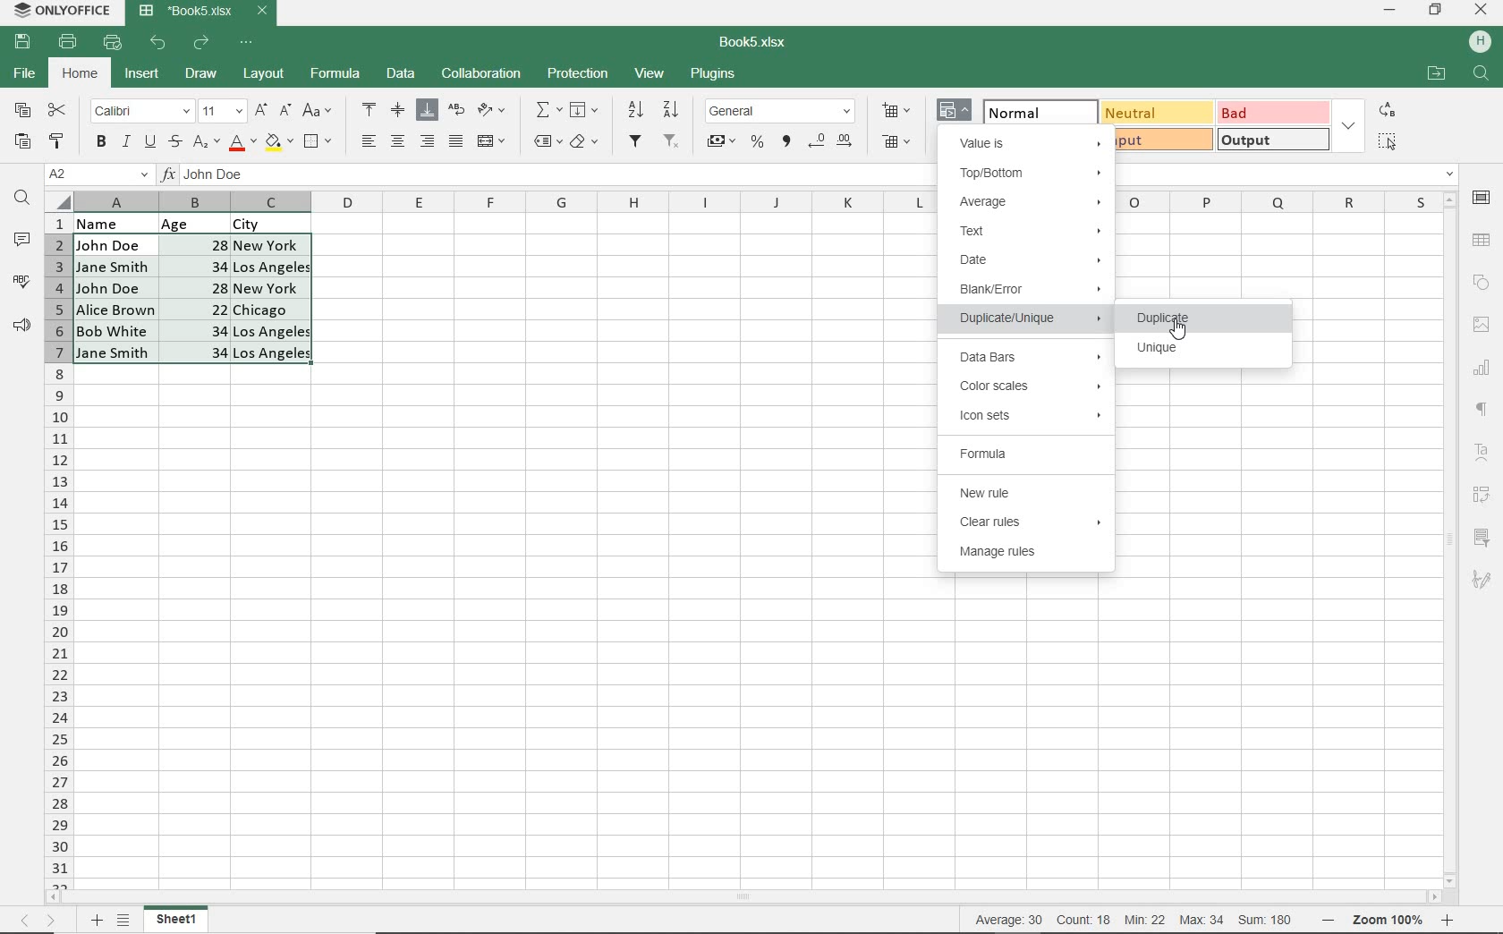 The width and height of the screenshot is (1503, 934). What do you see at coordinates (202, 73) in the screenshot?
I see `DRAW` at bounding box center [202, 73].